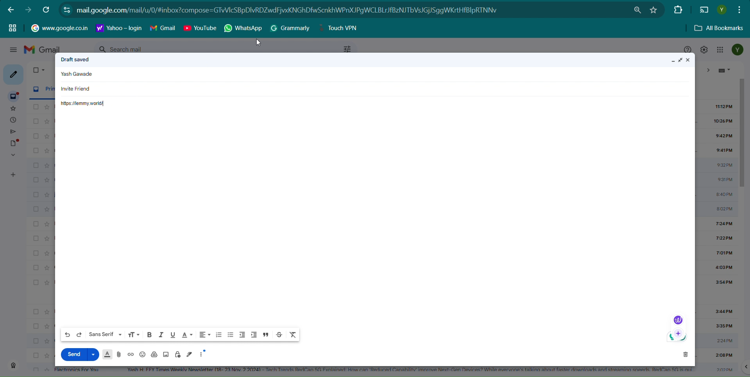 This screenshot has height=377, width=750. What do you see at coordinates (172, 334) in the screenshot?
I see `Underline` at bounding box center [172, 334].